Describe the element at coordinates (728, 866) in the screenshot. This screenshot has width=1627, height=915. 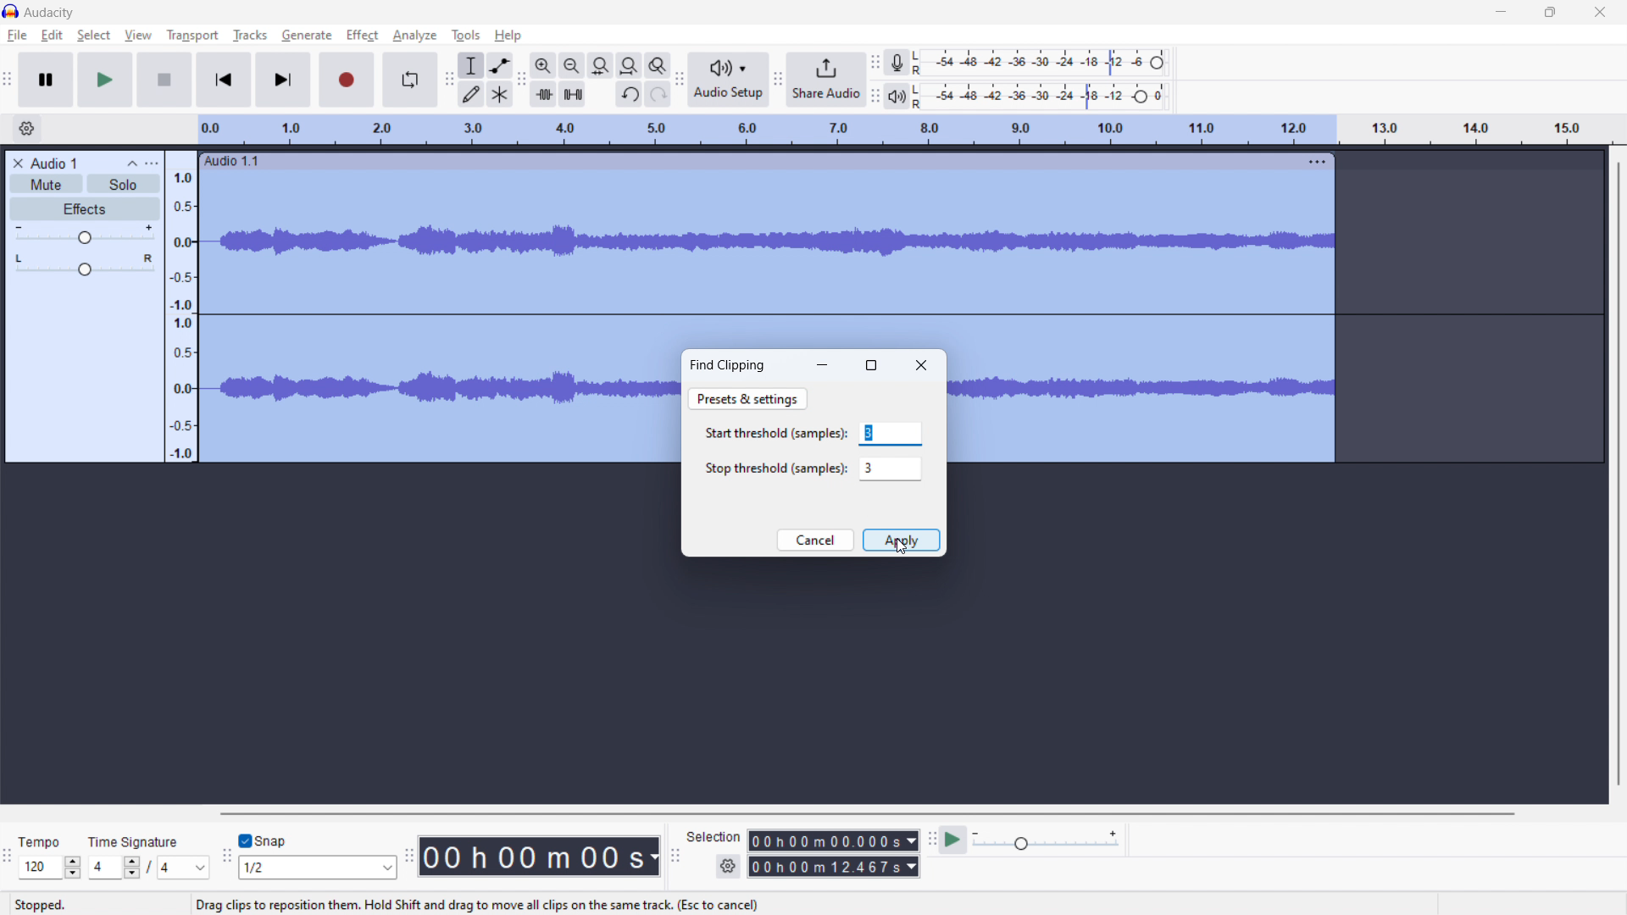
I see `settings` at that location.